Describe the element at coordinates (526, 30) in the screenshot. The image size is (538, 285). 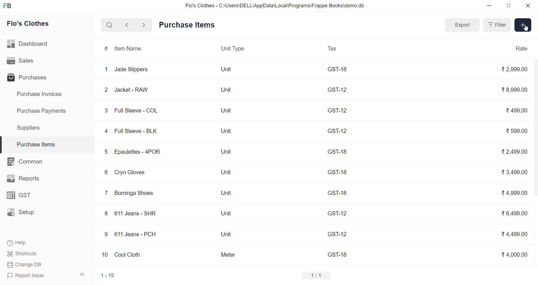
I see `cursor` at that location.